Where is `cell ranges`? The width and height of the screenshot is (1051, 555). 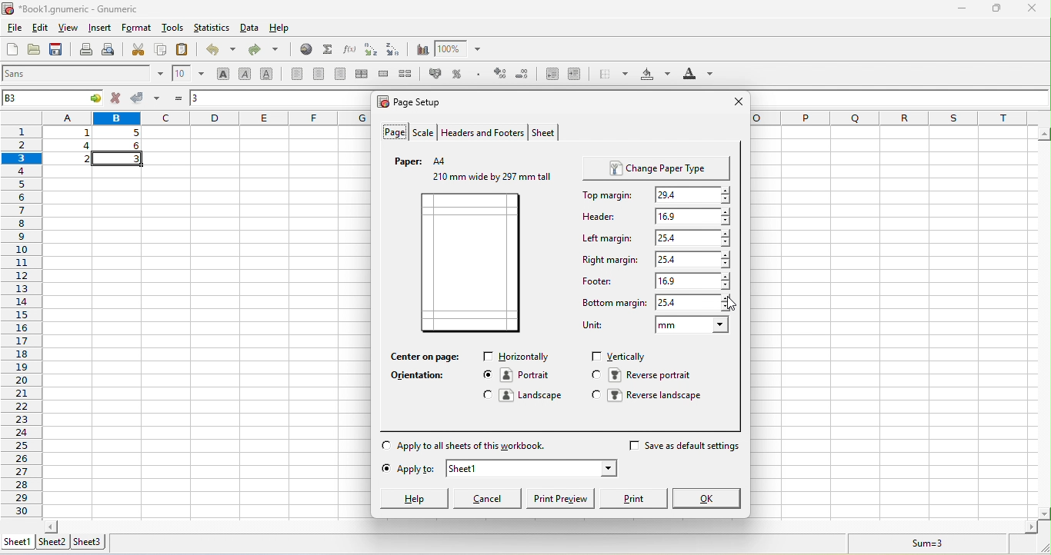 cell ranges is located at coordinates (99, 146).